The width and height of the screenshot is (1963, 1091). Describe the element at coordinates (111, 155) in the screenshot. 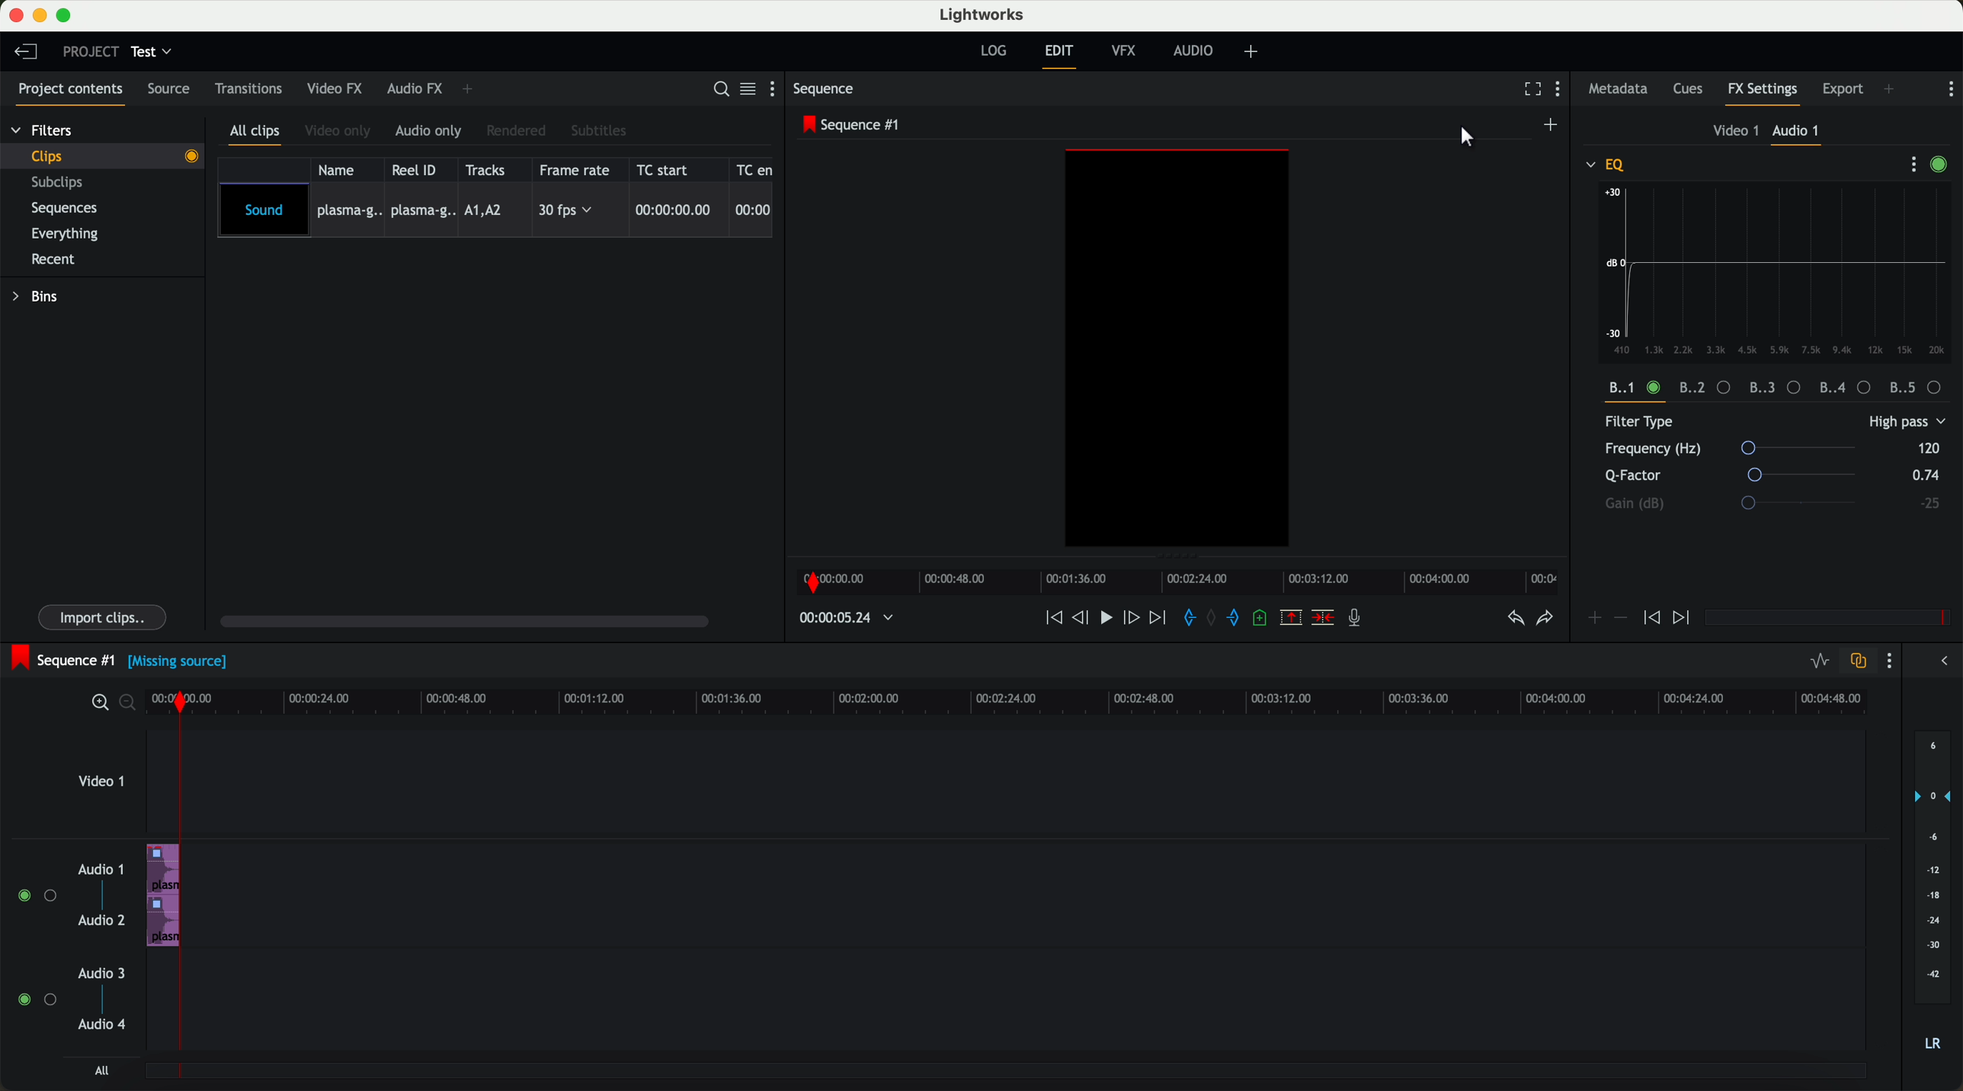

I see `clip` at that location.